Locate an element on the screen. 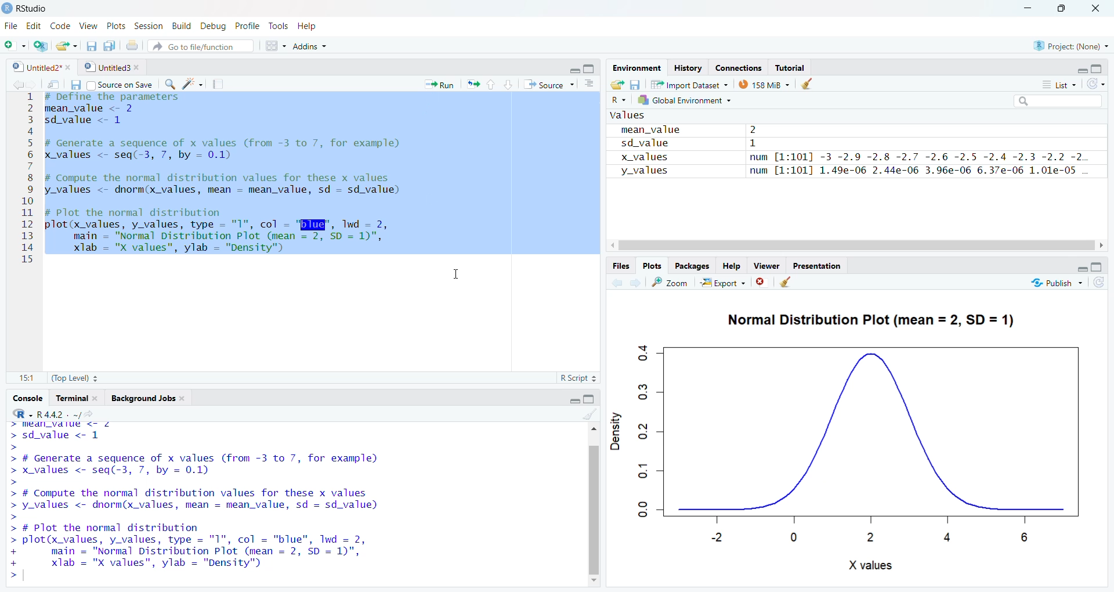 Image resolution: width=1114 pixels, height=592 pixels. 1 is located at coordinates (580, 413).